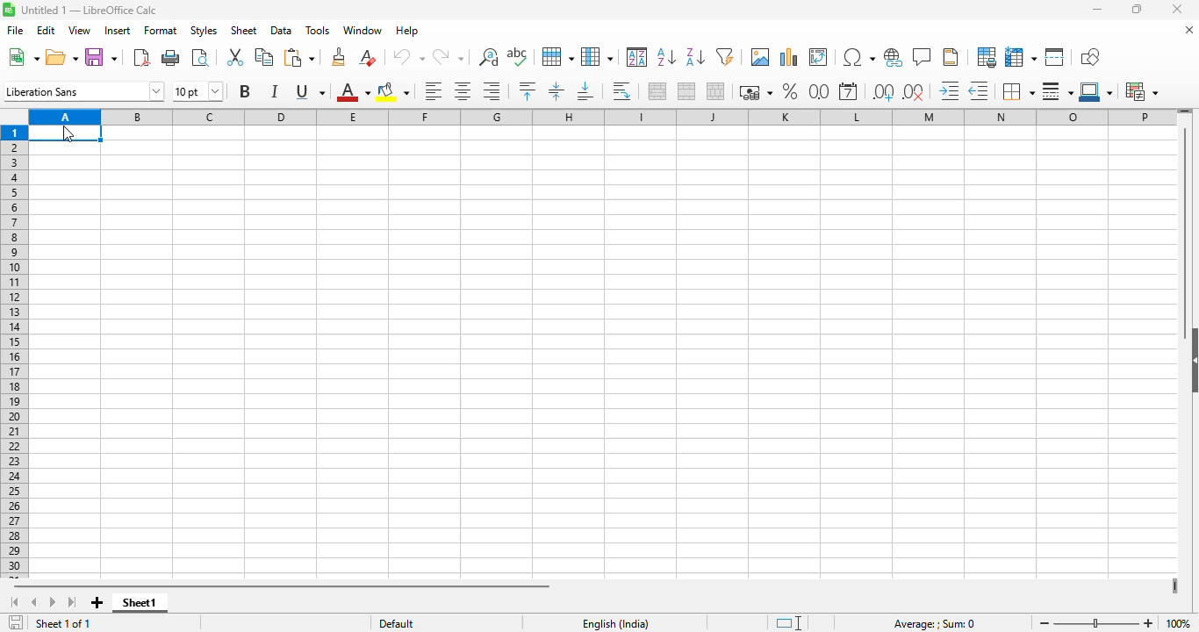 The height and width of the screenshot is (632, 1199). Describe the element at coordinates (1054, 57) in the screenshot. I see `split window` at that location.